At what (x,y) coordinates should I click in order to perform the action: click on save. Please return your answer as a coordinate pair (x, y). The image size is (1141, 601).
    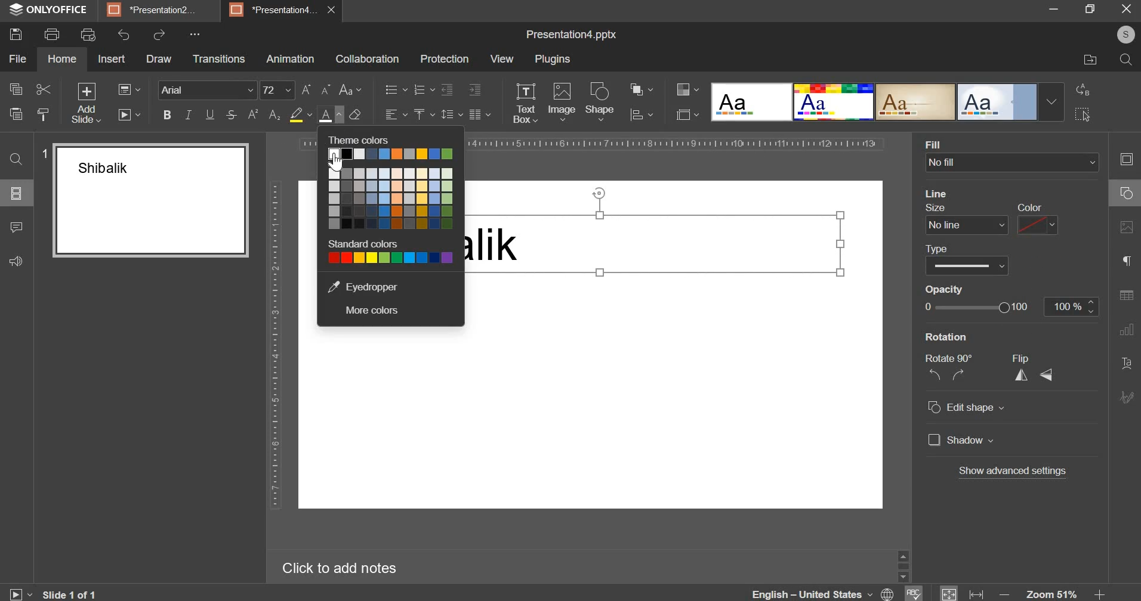
    Looking at the image, I should click on (15, 35).